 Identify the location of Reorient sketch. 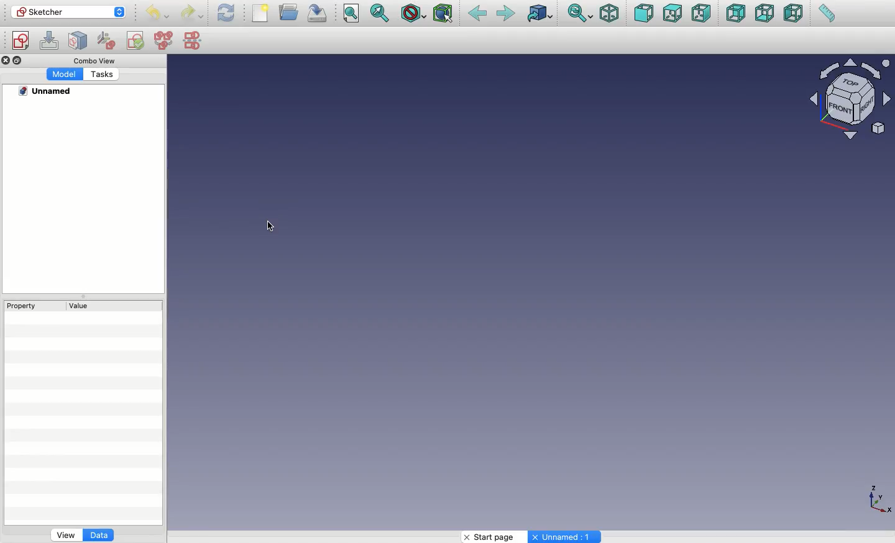
(108, 40).